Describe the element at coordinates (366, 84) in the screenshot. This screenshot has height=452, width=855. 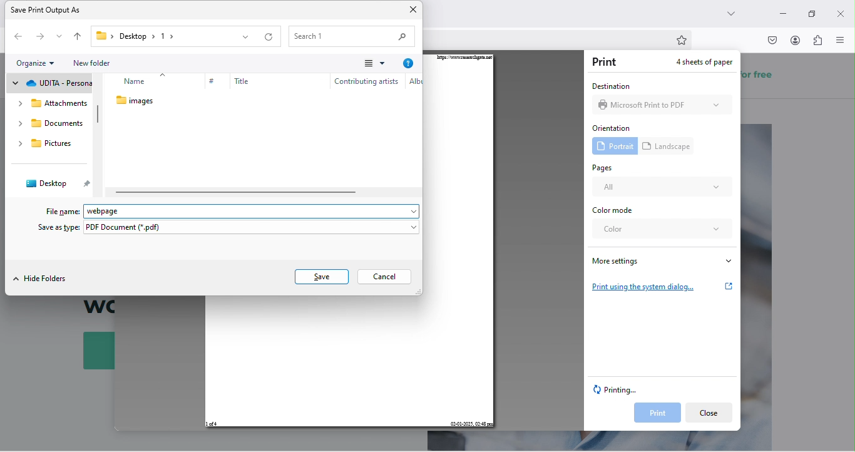
I see `contributing artists` at that location.